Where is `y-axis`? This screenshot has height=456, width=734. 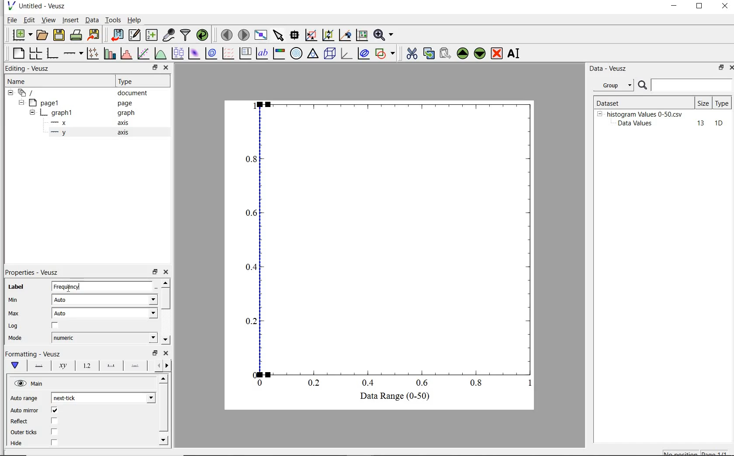 y-axis is located at coordinates (60, 133).